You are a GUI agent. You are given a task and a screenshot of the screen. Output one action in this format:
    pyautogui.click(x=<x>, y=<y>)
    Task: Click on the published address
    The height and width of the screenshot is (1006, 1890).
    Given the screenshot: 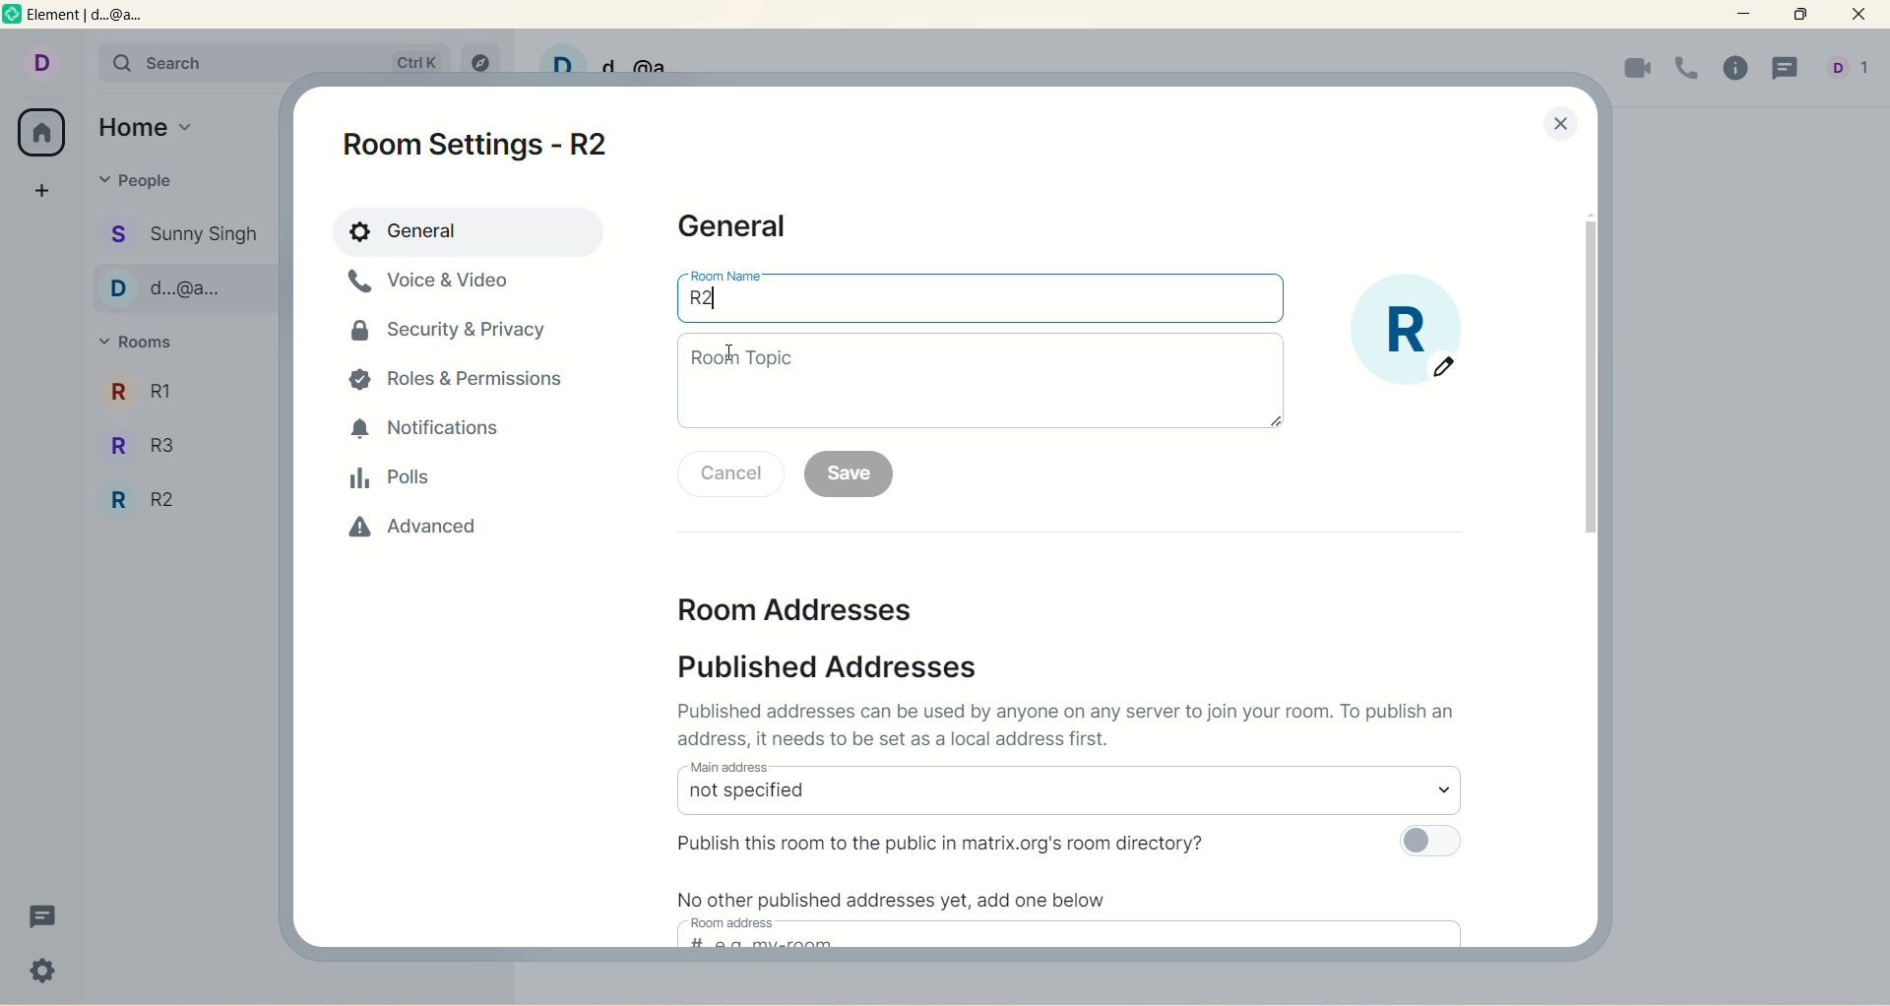 What is the action you would take?
    pyautogui.click(x=846, y=666)
    